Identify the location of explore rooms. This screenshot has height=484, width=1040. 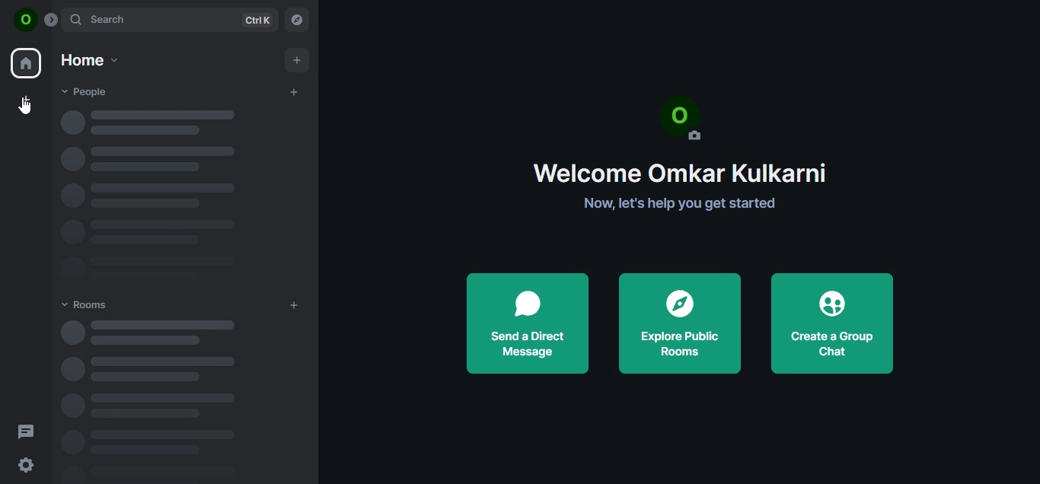
(295, 19).